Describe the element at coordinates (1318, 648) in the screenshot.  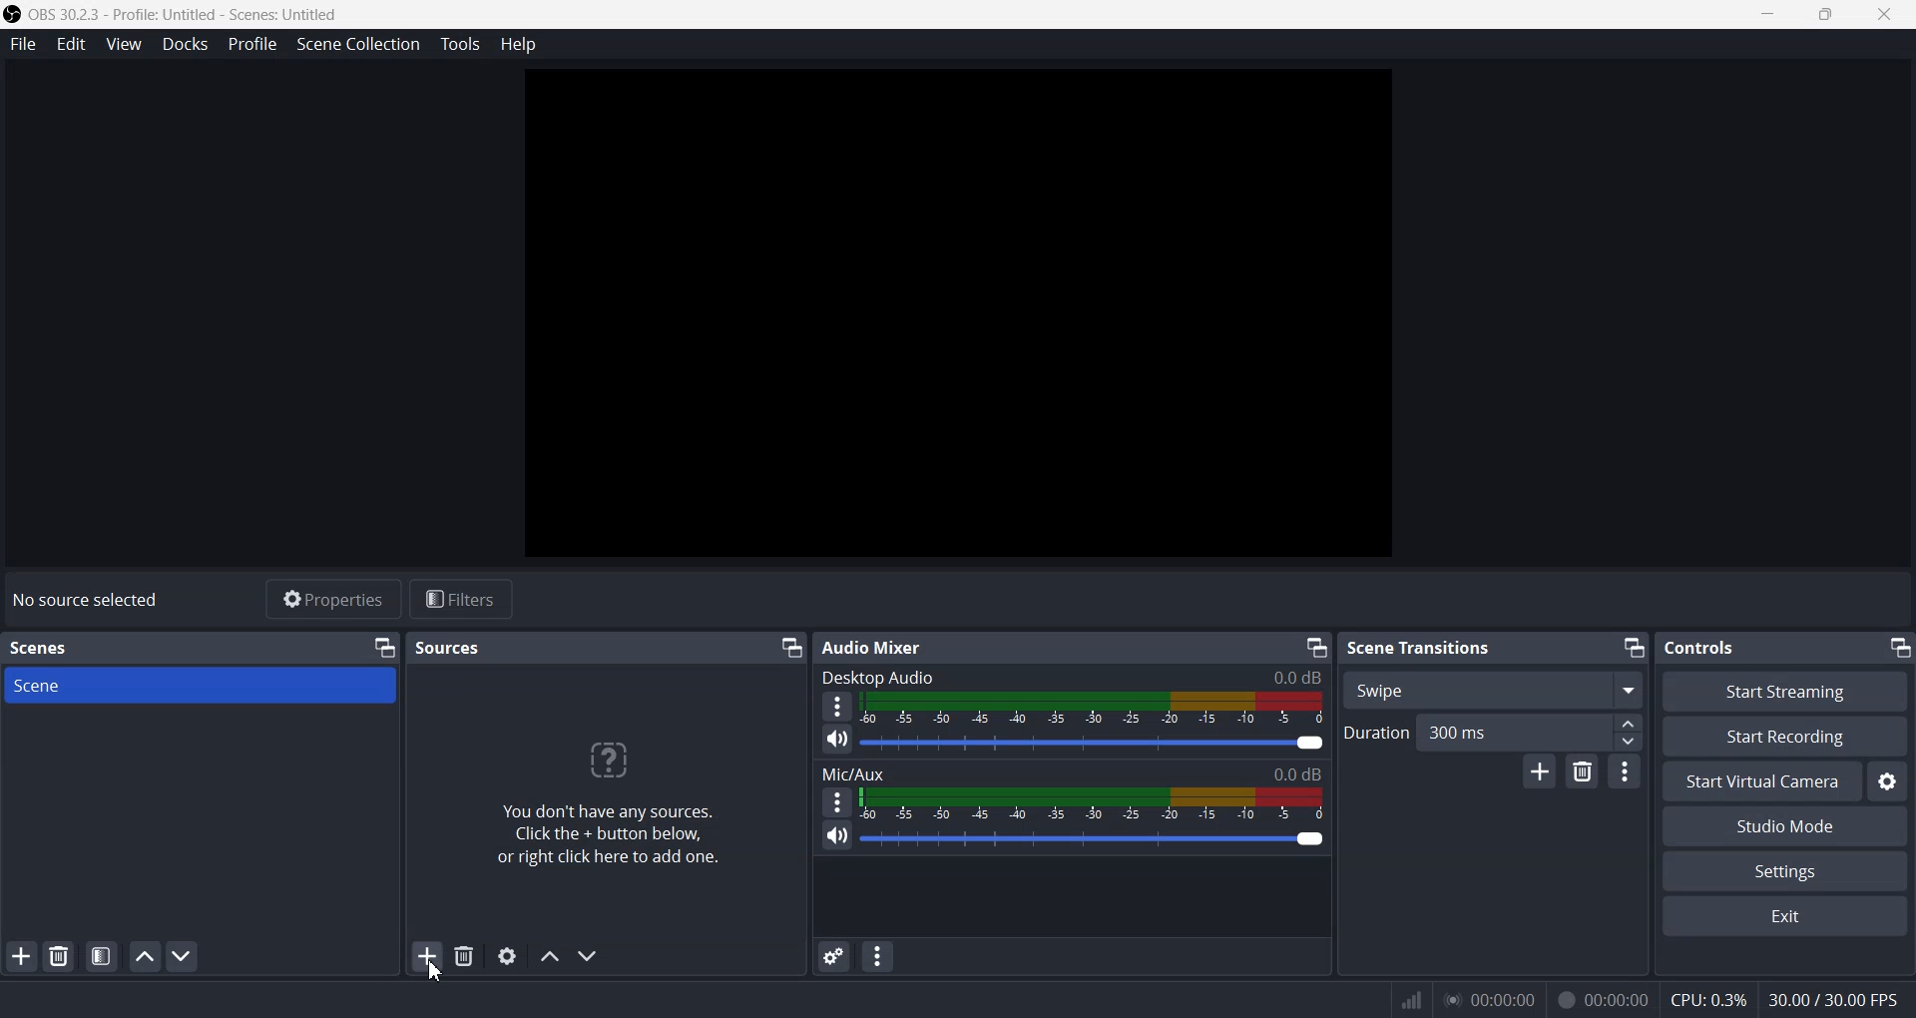
I see `Minimize` at that location.